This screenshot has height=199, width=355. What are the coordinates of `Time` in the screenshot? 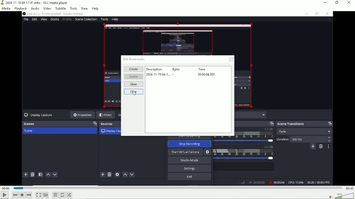 It's located at (206, 72).